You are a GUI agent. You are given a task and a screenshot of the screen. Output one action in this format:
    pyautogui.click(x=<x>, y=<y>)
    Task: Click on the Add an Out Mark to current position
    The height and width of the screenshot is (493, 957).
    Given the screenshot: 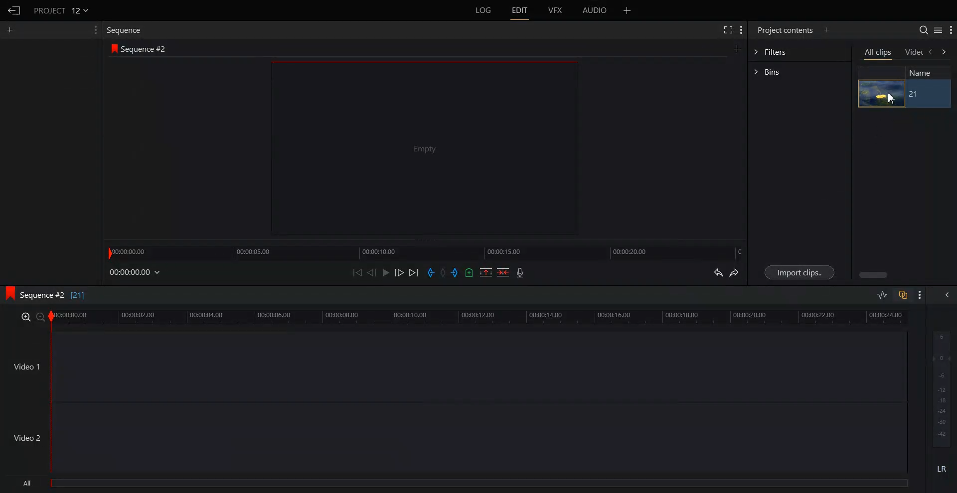 What is the action you would take?
    pyautogui.click(x=456, y=272)
    